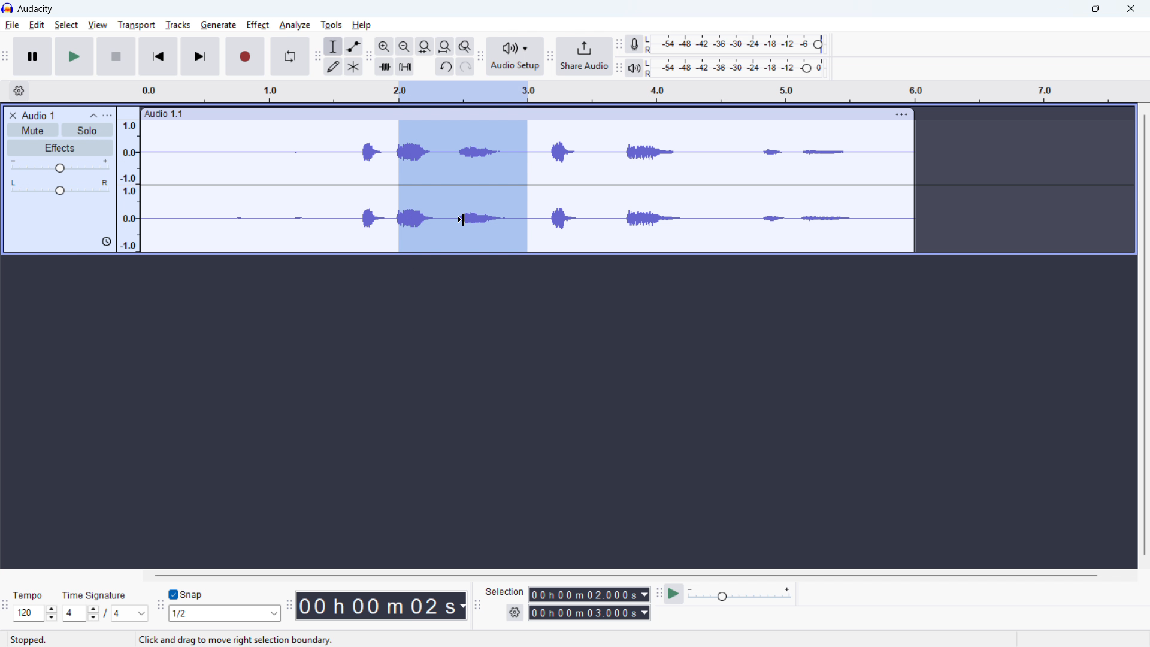  I want to click on Effects, so click(60, 147).